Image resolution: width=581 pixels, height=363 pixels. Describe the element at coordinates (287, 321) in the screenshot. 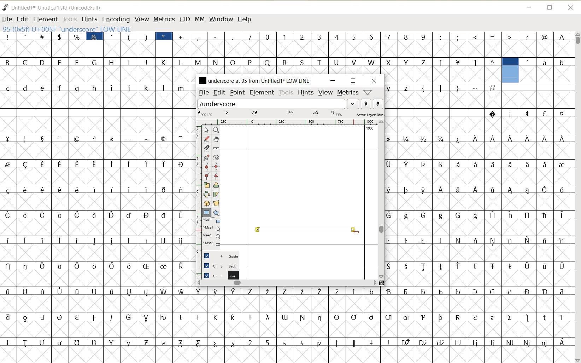

I see `GLYPHY CHARACTERS & NUMBERS` at that location.